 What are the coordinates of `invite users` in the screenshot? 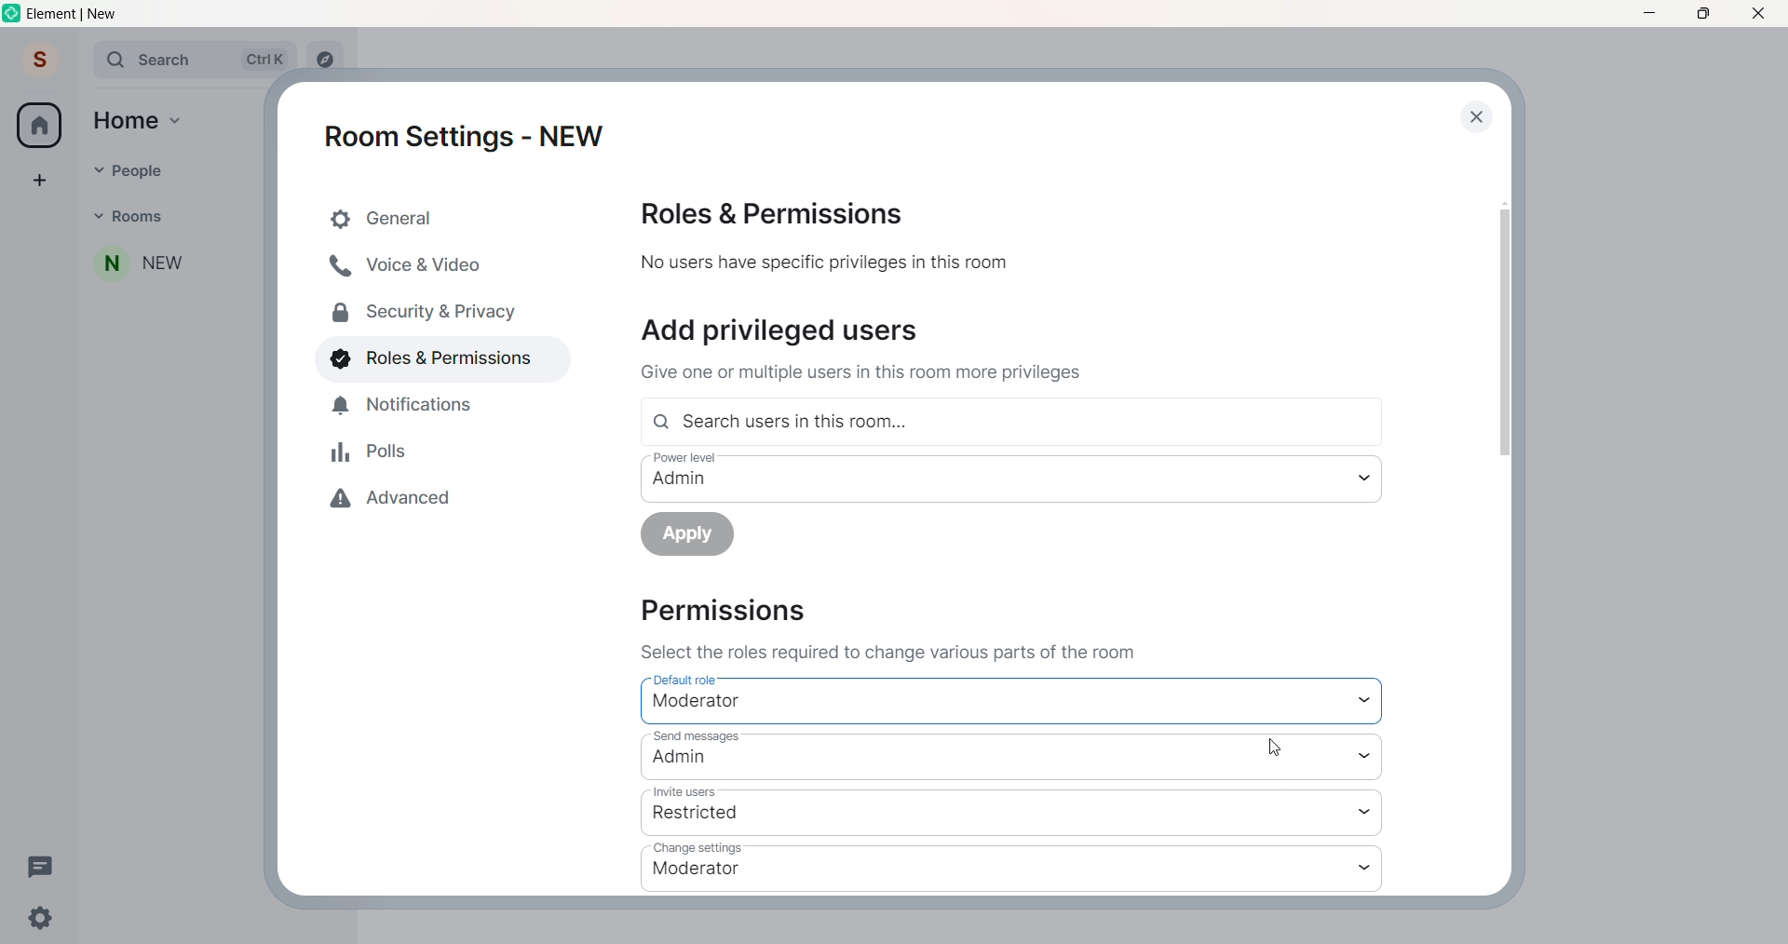 It's located at (993, 812).